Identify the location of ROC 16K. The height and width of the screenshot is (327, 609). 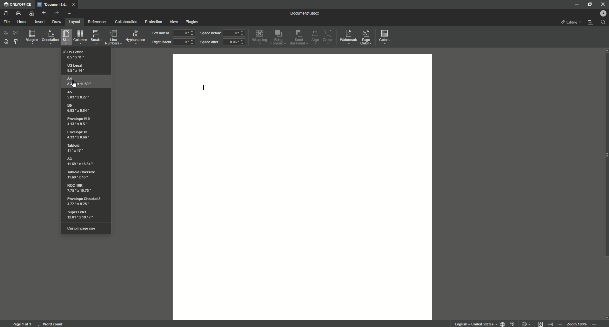
(79, 189).